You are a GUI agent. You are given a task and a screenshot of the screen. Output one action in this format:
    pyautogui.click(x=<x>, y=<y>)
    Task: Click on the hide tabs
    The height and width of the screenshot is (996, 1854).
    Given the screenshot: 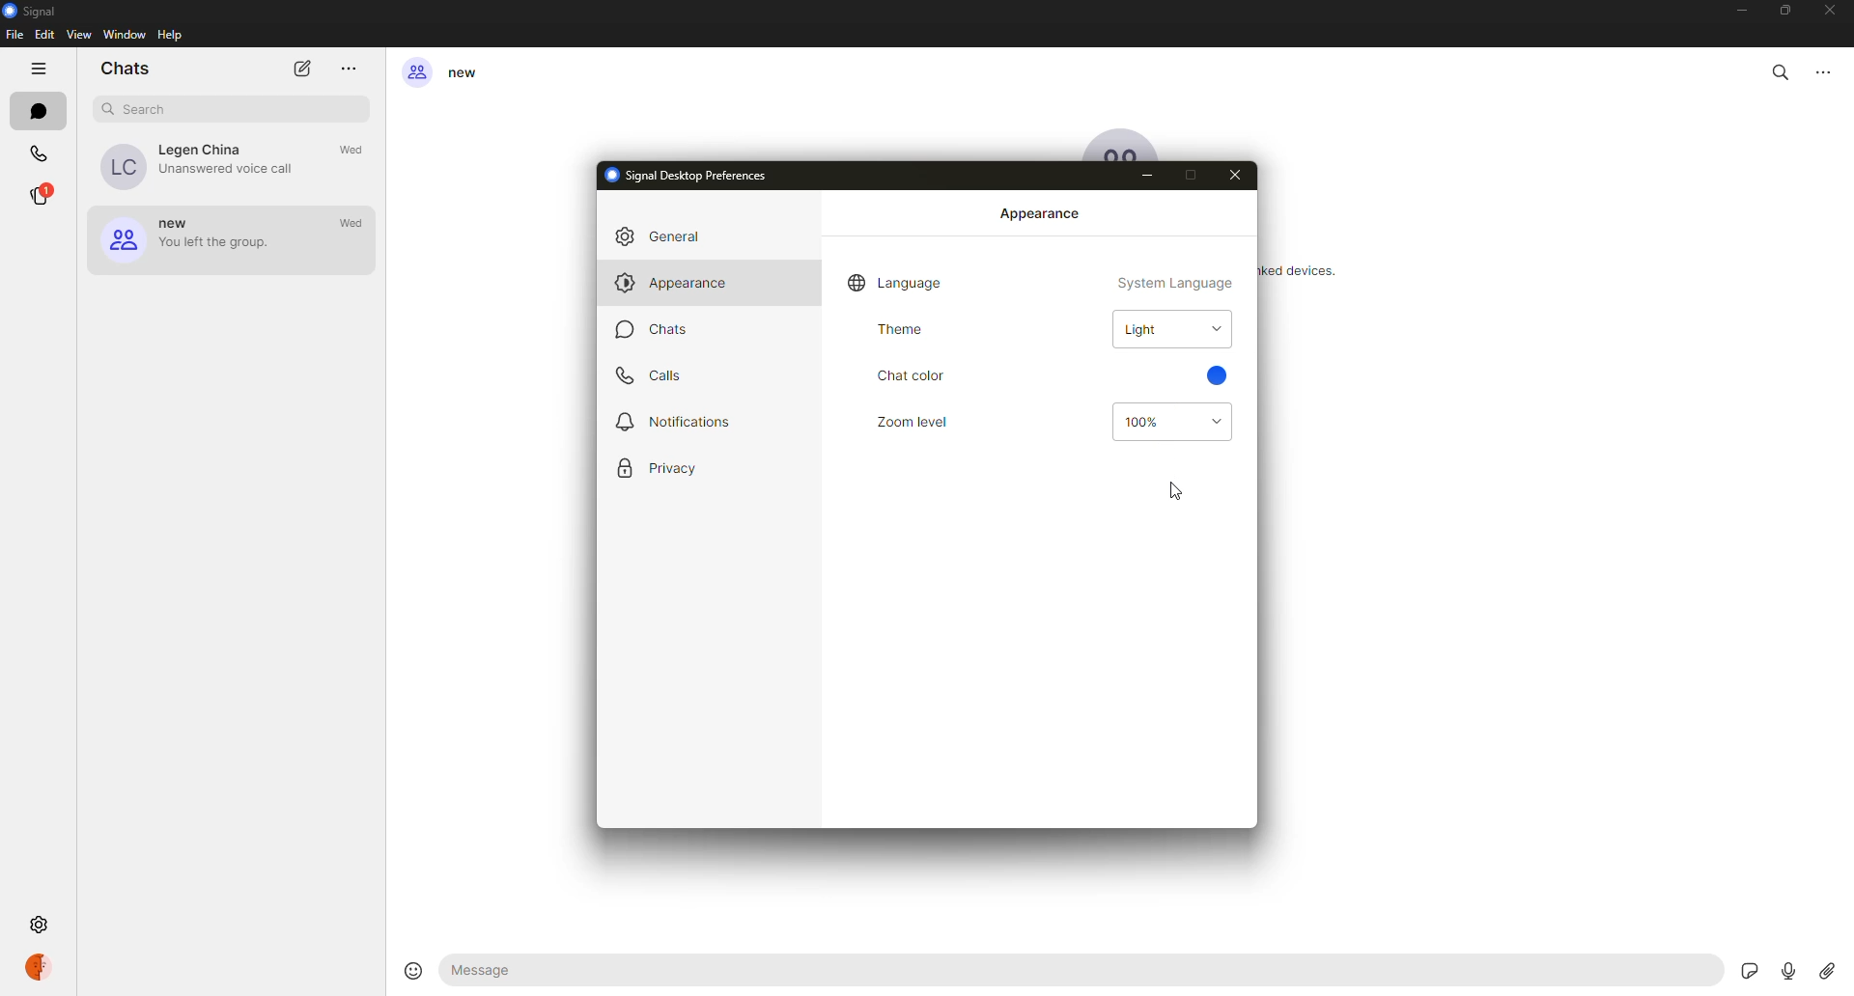 What is the action you would take?
    pyautogui.click(x=42, y=69)
    